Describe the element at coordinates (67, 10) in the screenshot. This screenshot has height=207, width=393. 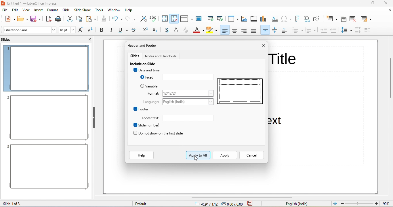
I see `slide` at that location.